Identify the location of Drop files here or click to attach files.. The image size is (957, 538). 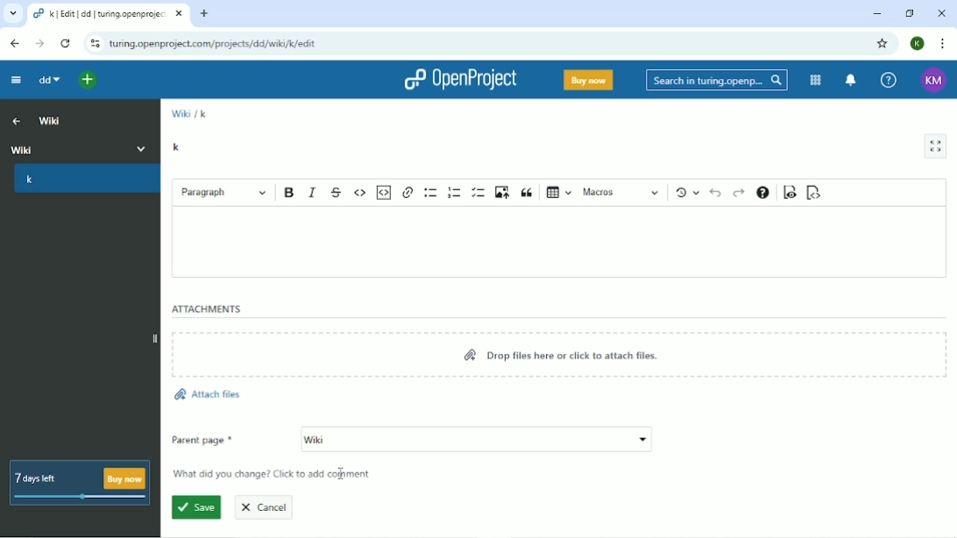
(564, 355).